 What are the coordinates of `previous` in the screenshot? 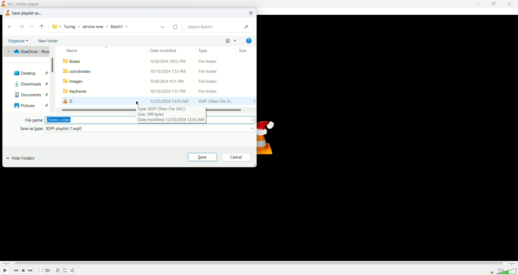 It's located at (16, 271).